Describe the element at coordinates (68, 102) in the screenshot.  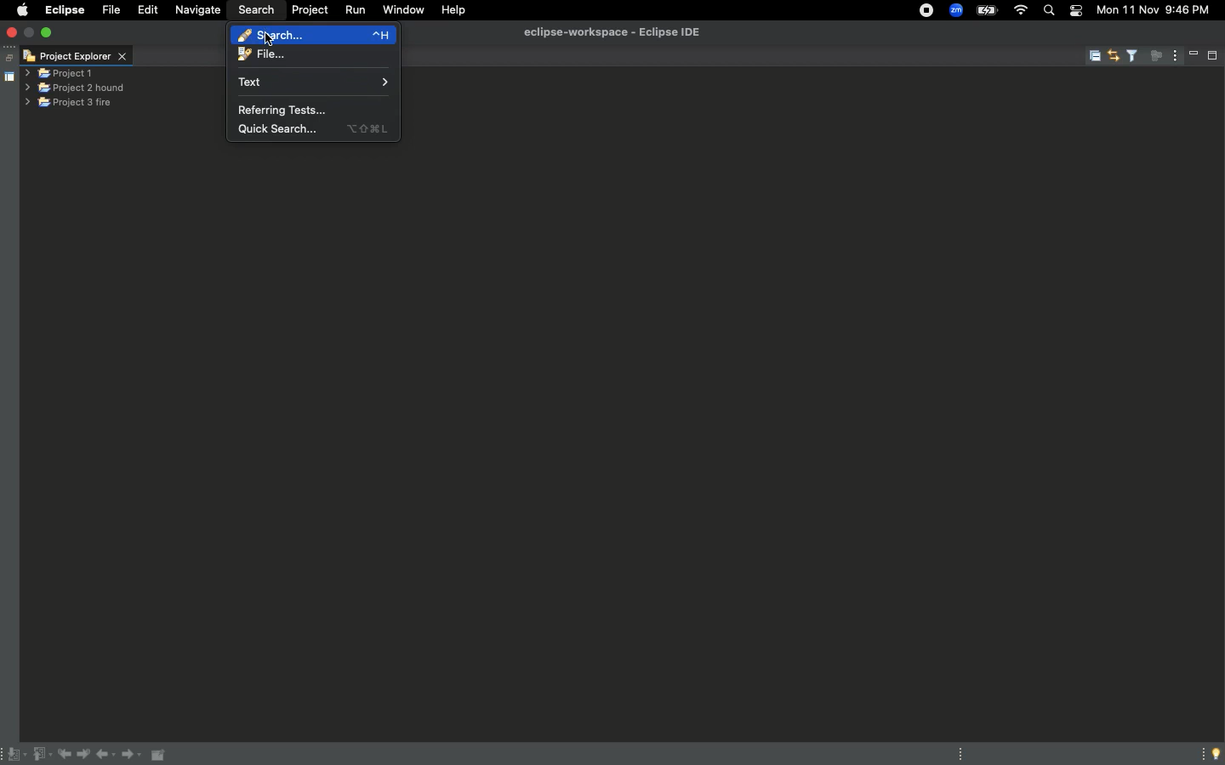
I see `Project 3 fire` at that location.